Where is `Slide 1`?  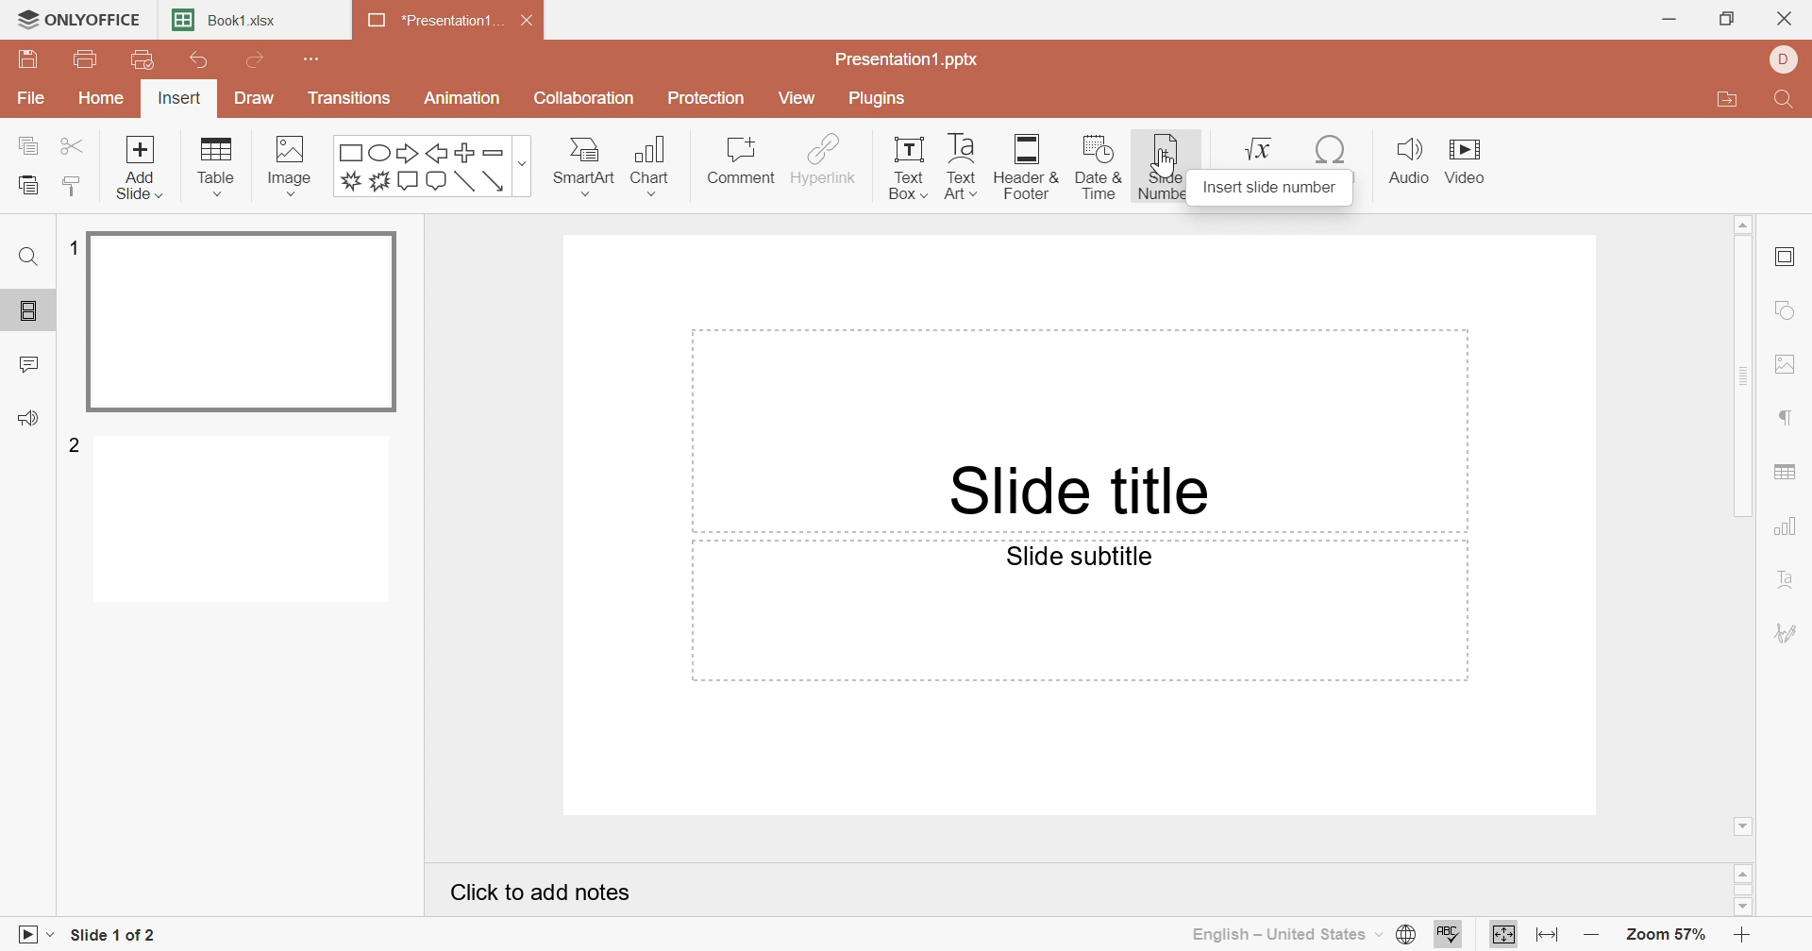 Slide 1 is located at coordinates (245, 324).